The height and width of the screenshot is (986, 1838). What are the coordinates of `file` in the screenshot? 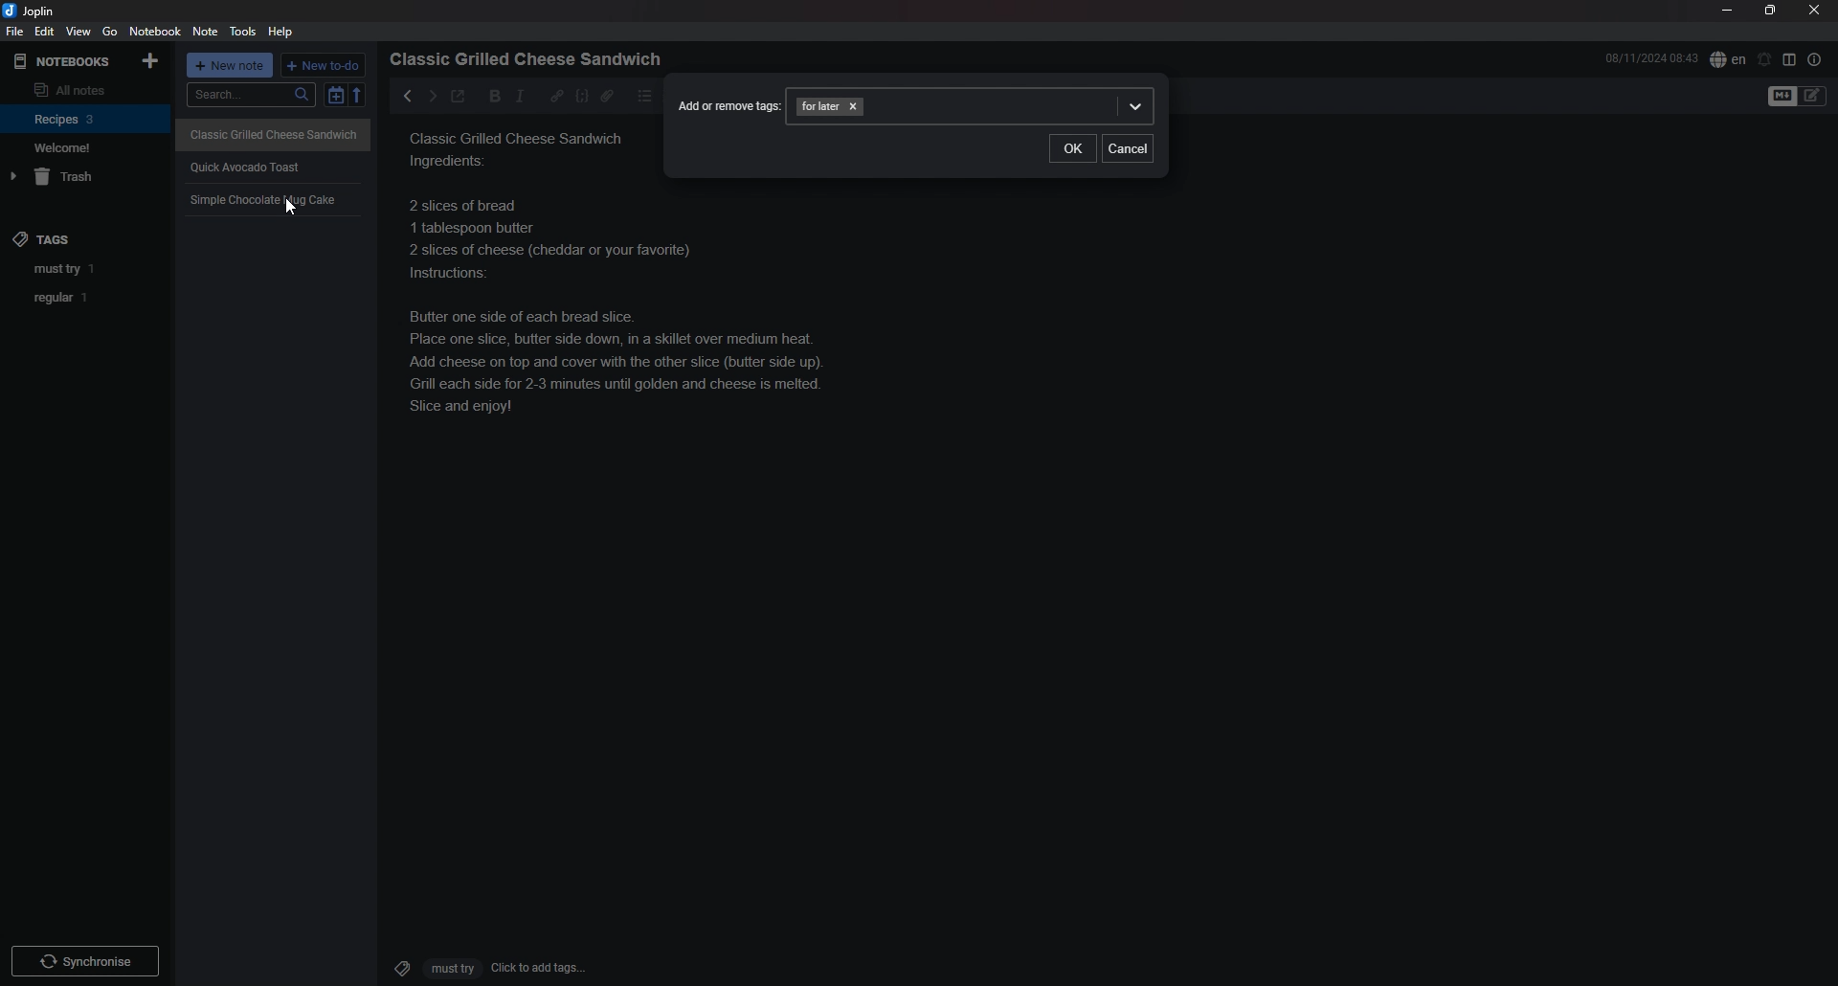 It's located at (13, 33).